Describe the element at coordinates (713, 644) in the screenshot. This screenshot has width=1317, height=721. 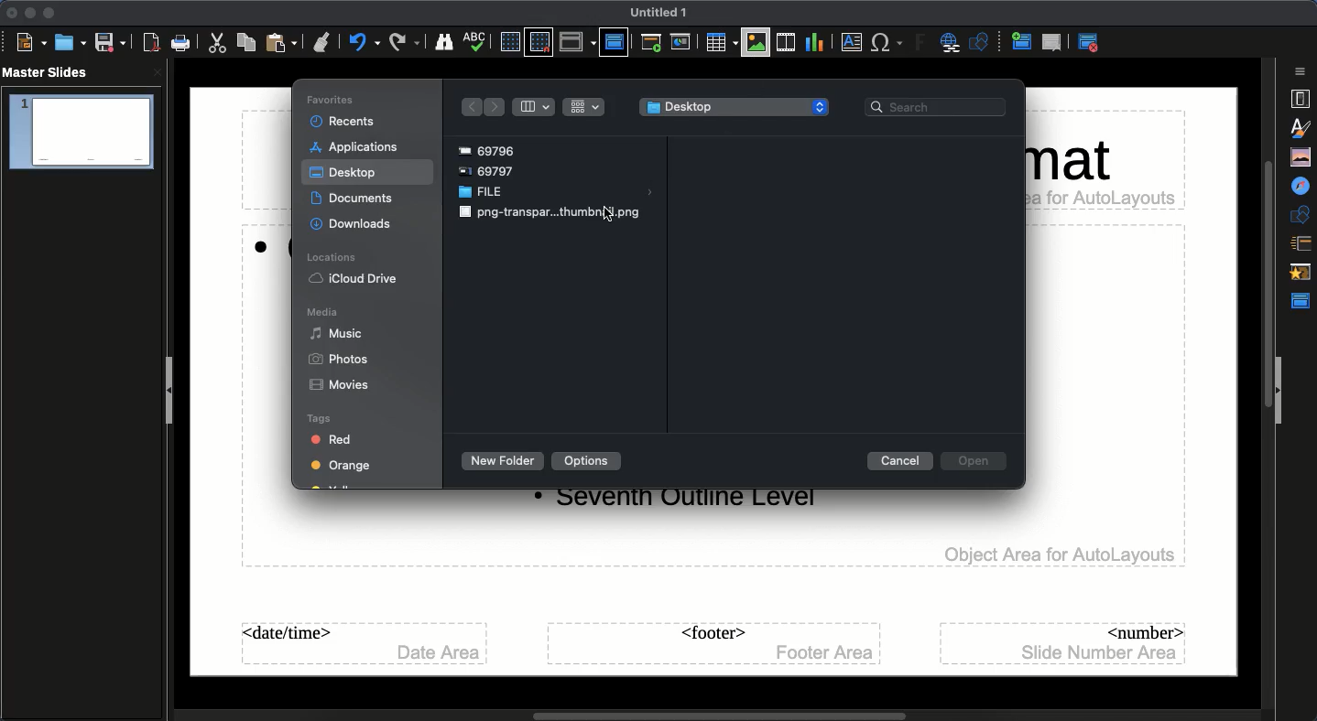
I see `Master slide footer` at that location.